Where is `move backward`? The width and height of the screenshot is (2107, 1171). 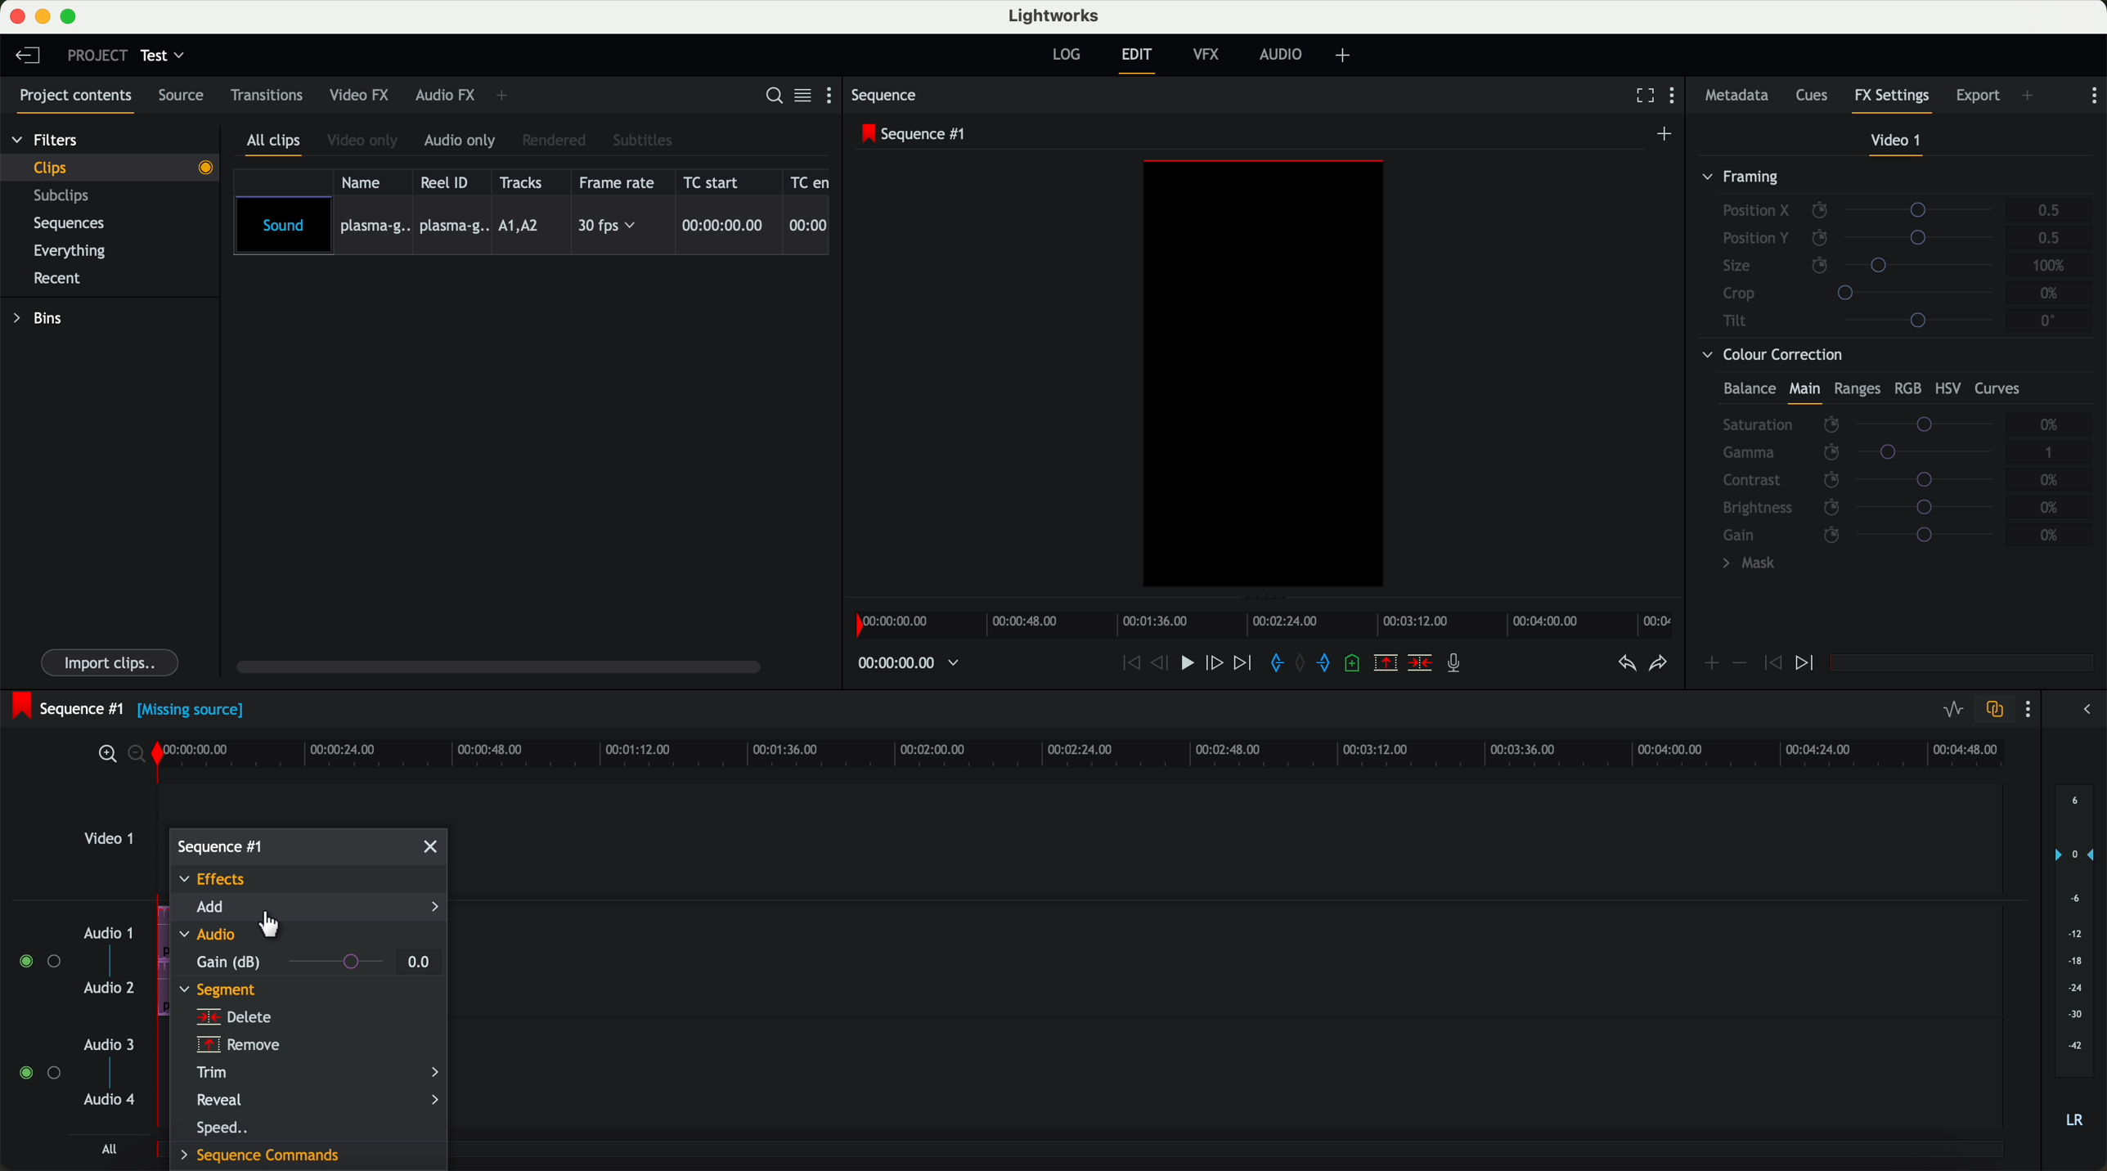
move backward is located at coordinates (1127, 664).